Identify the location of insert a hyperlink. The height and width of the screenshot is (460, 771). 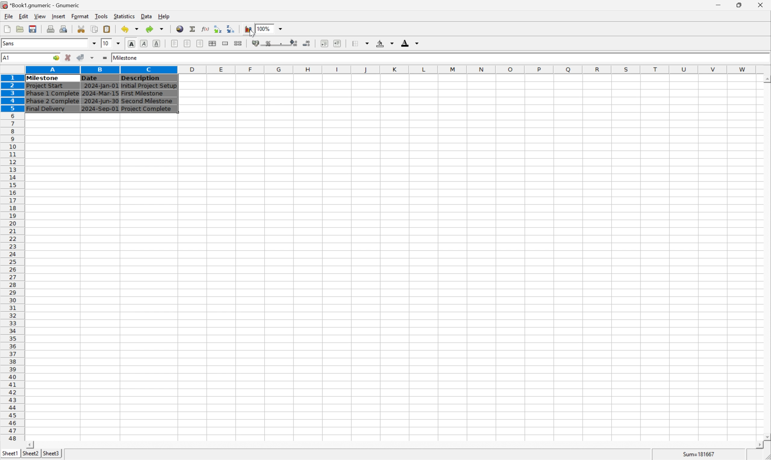
(180, 29).